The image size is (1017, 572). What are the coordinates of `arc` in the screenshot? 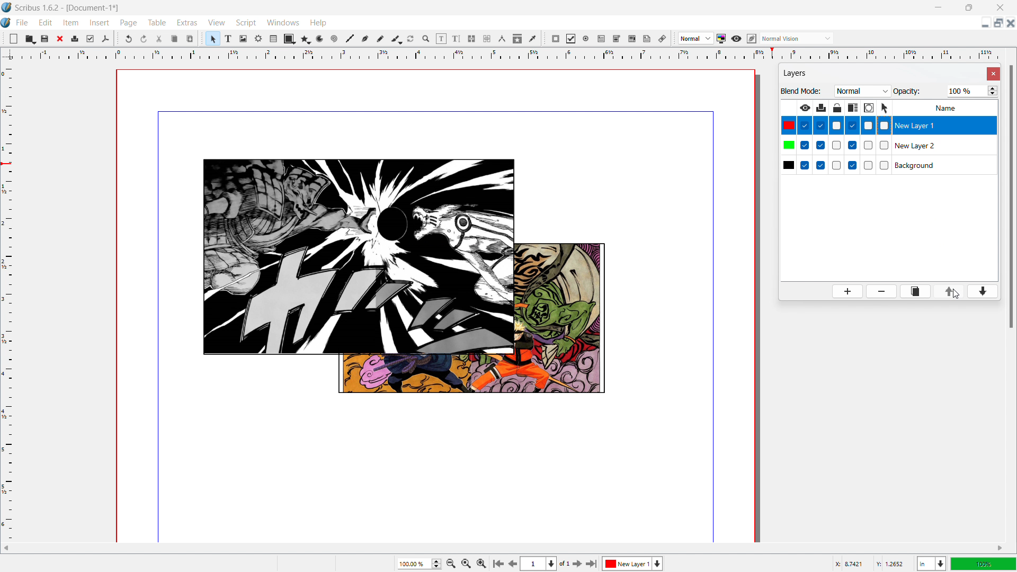 It's located at (320, 38).